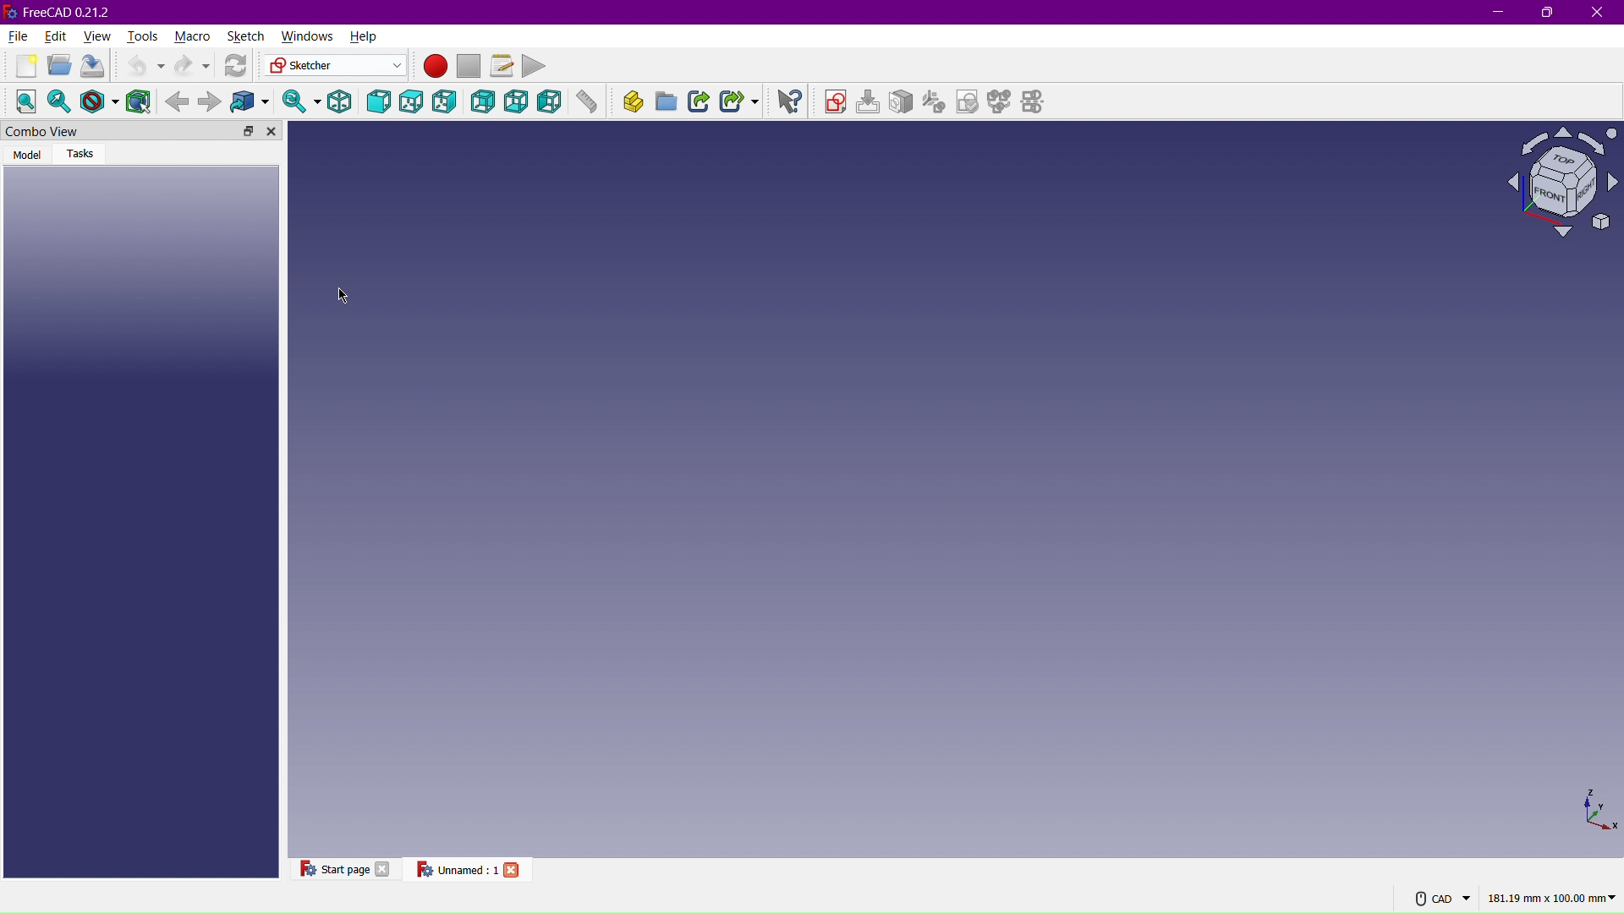 The width and height of the screenshot is (1624, 913). What do you see at coordinates (871, 101) in the screenshot?
I see `Edit the selected sketch` at bounding box center [871, 101].